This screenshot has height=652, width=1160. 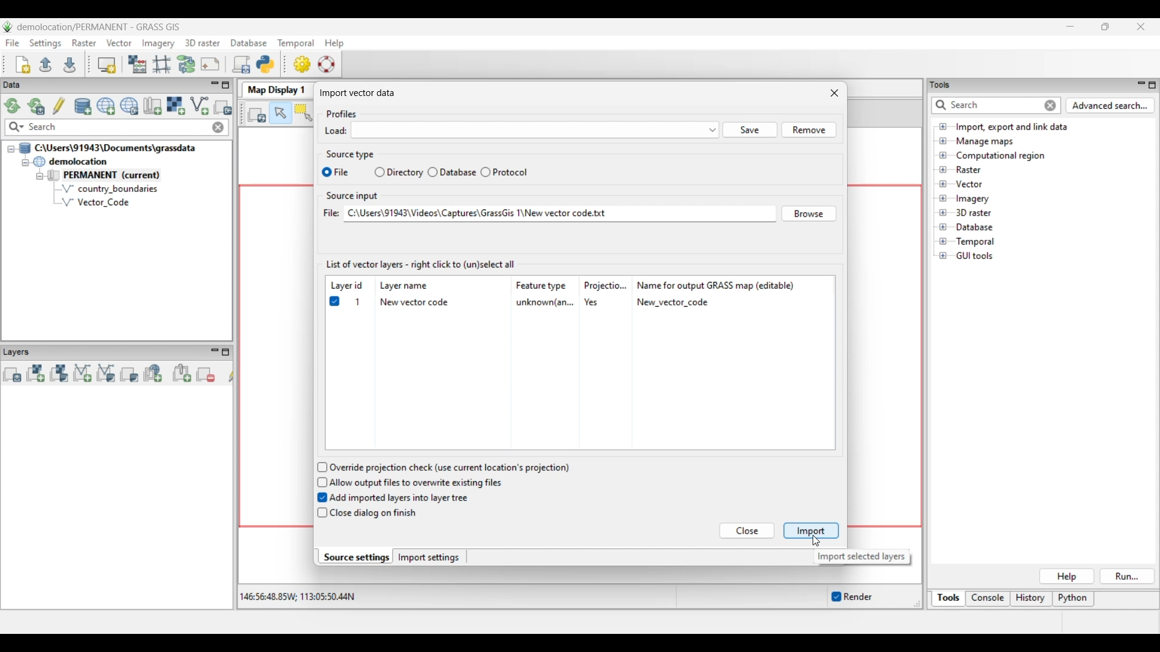 What do you see at coordinates (974, 228) in the screenshot?
I see `Double click to see files under Database` at bounding box center [974, 228].